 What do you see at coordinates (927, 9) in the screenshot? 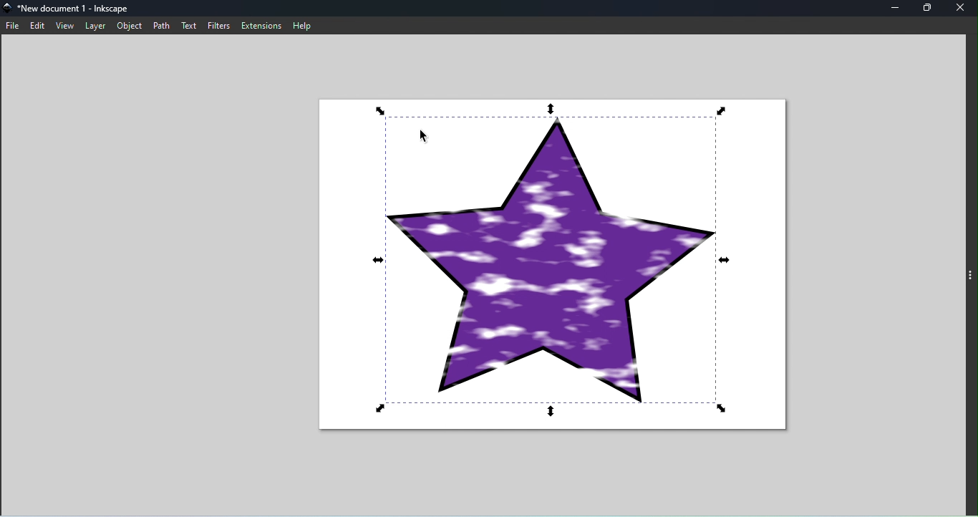
I see `maximize` at bounding box center [927, 9].